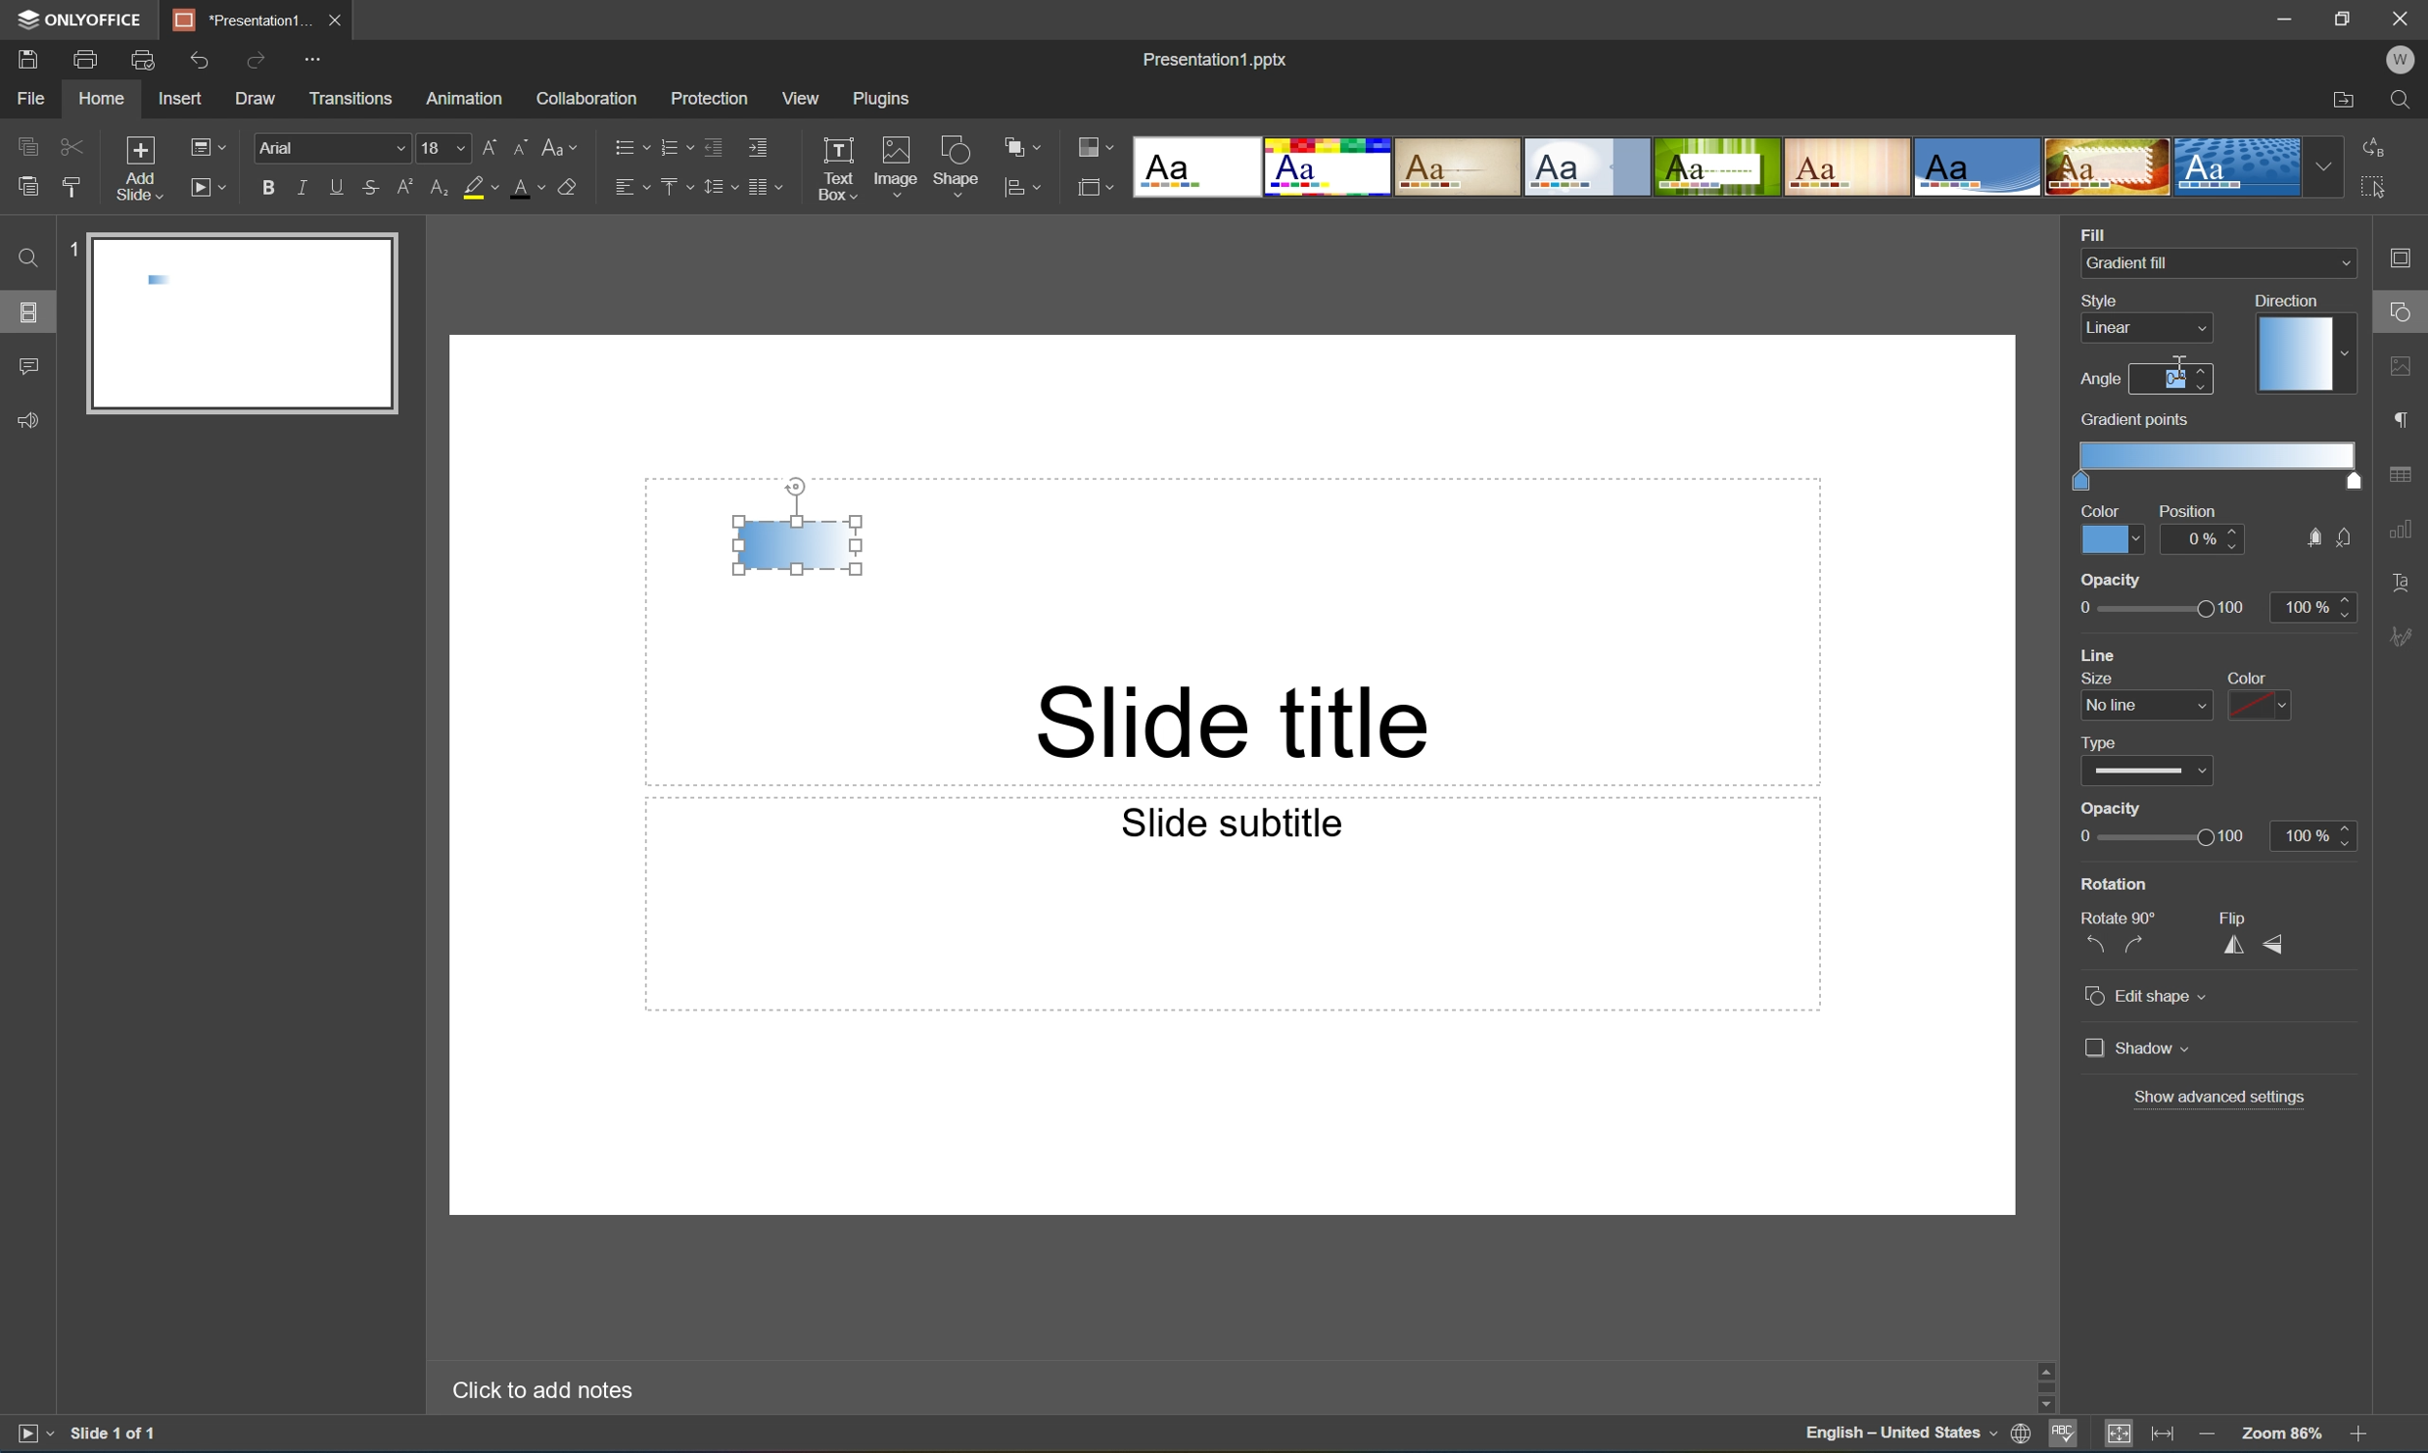 This screenshot has height=1453, width=2428. What do you see at coordinates (674, 146) in the screenshot?
I see `Numbering` at bounding box center [674, 146].